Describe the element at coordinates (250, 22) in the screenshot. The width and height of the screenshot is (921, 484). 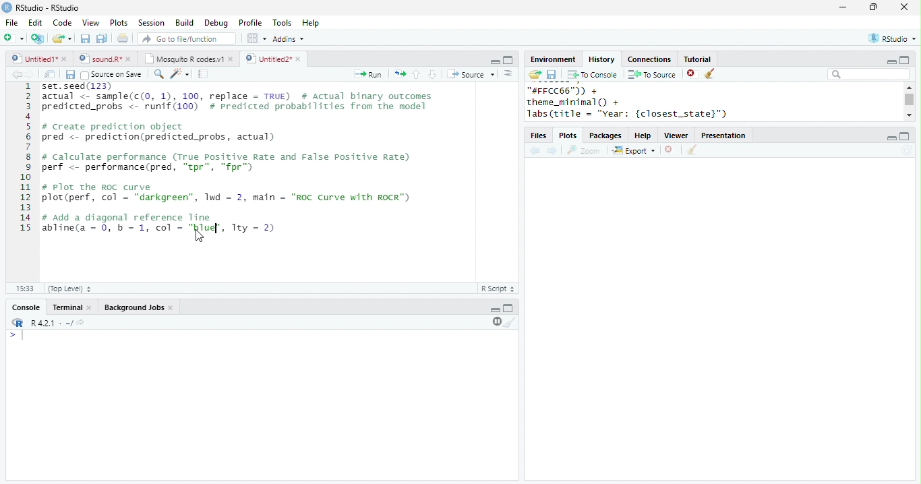
I see `Profile` at that location.